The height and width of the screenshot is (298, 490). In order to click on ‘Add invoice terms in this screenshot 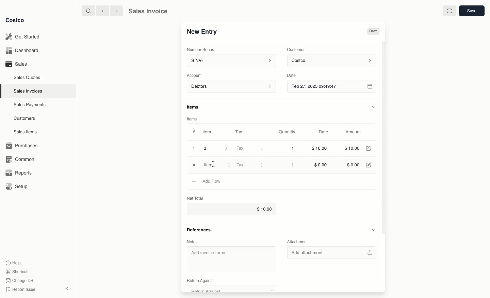, I will do `click(229, 258)`.